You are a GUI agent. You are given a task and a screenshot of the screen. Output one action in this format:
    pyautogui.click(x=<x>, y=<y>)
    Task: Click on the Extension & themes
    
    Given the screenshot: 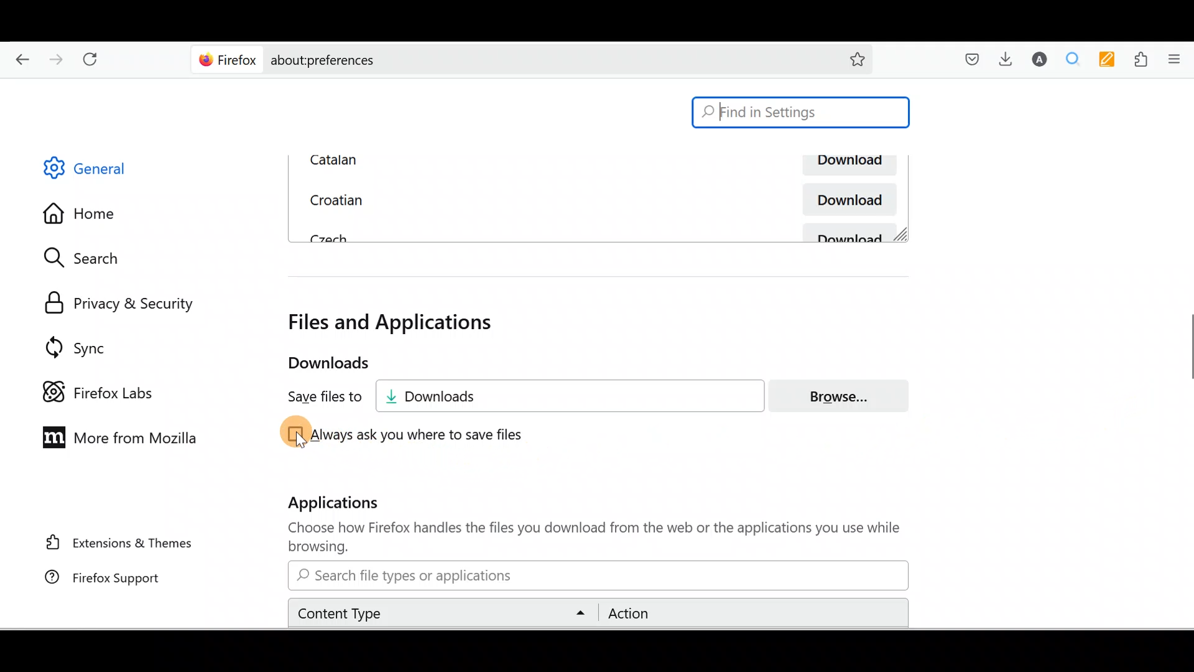 What is the action you would take?
    pyautogui.click(x=110, y=546)
    